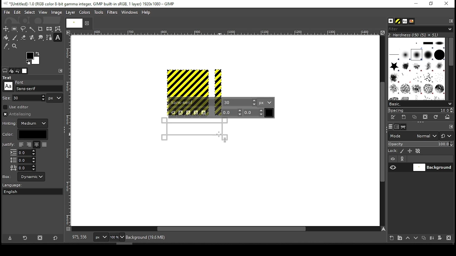 The width and height of the screenshot is (456, 256). What do you see at coordinates (408, 239) in the screenshot?
I see `move layer one step up` at bounding box center [408, 239].